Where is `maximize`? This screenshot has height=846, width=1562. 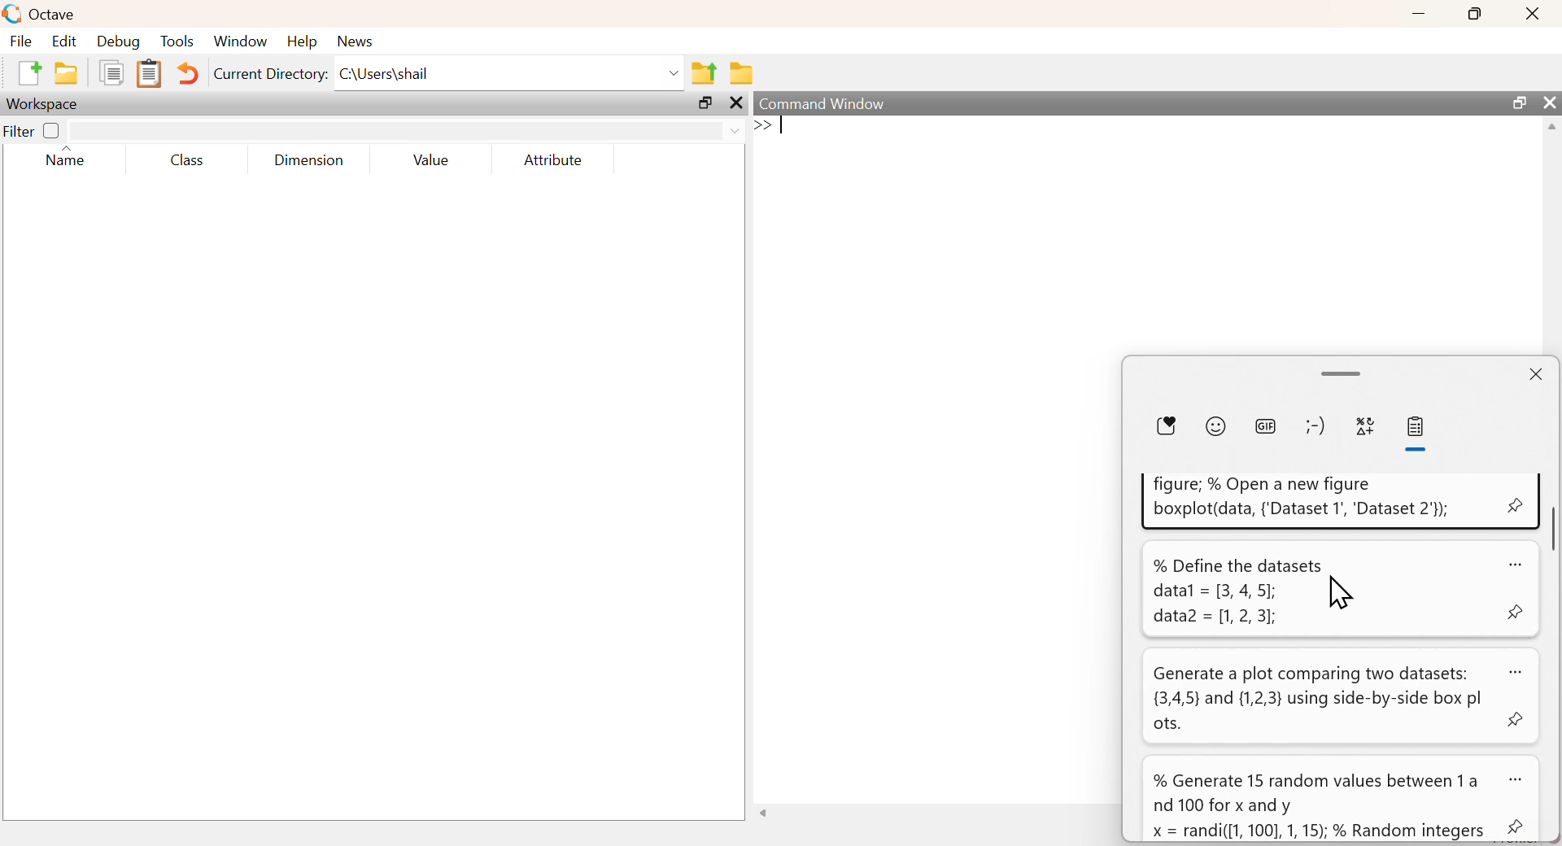 maximize is located at coordinates (1518, 102).